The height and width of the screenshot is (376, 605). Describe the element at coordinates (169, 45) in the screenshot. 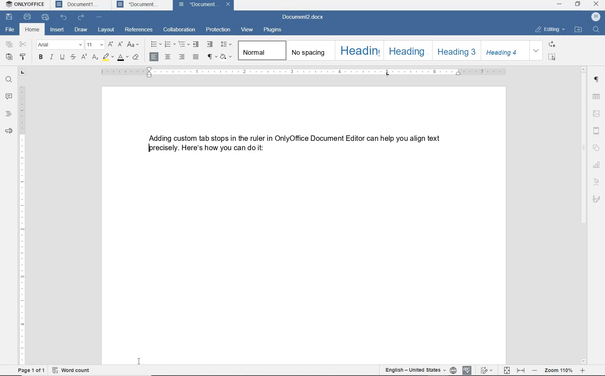

I see `numbering` at that location.